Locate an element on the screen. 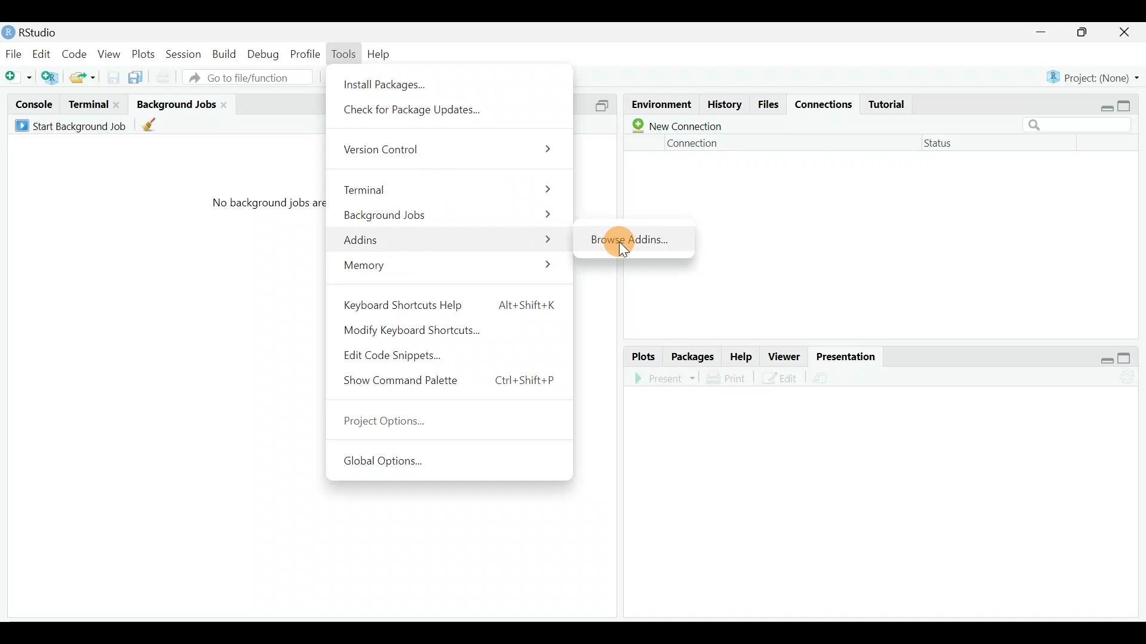 This screenshot has width=1146, height=644. Status is located at coordinates (947, 144).